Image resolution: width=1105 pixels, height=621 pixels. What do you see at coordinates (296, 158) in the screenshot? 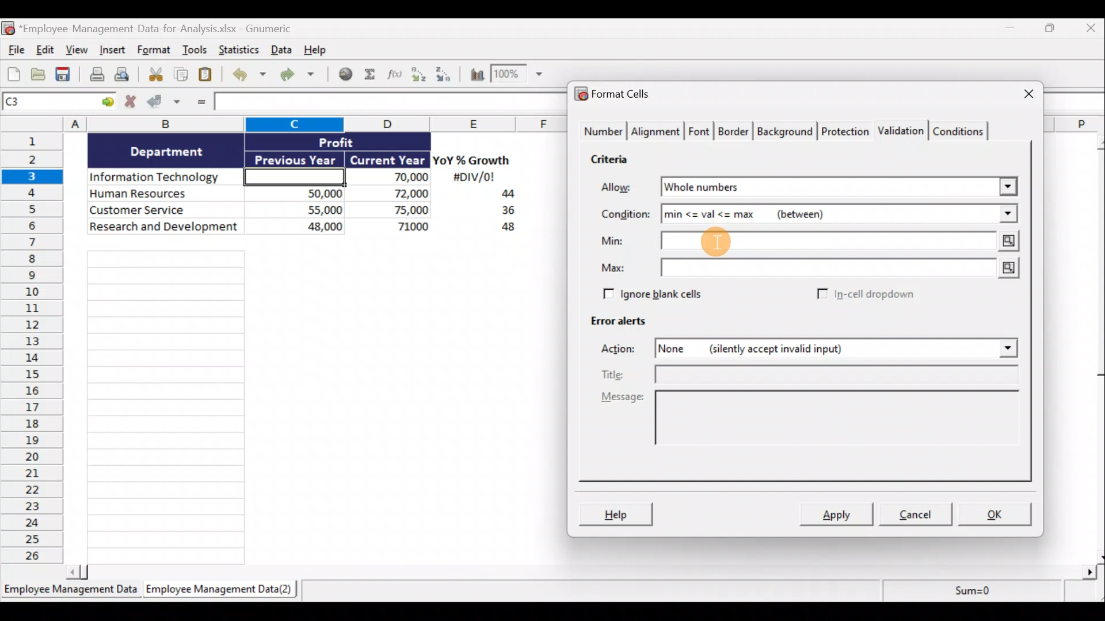
I see `Previous Year` at bounding box center [296, 158].